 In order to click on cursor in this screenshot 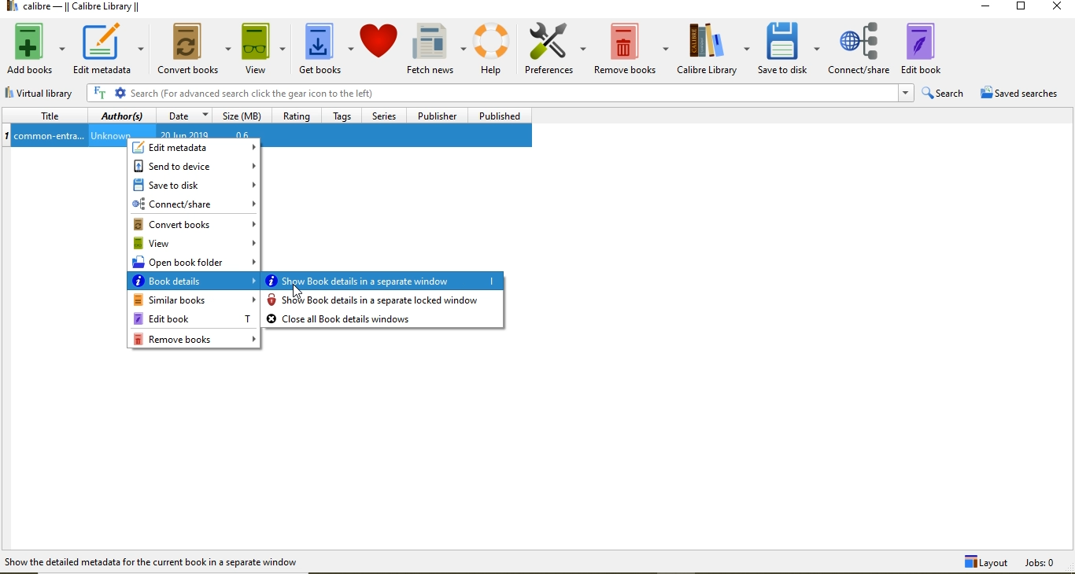, I will do `click(298, 291)`.